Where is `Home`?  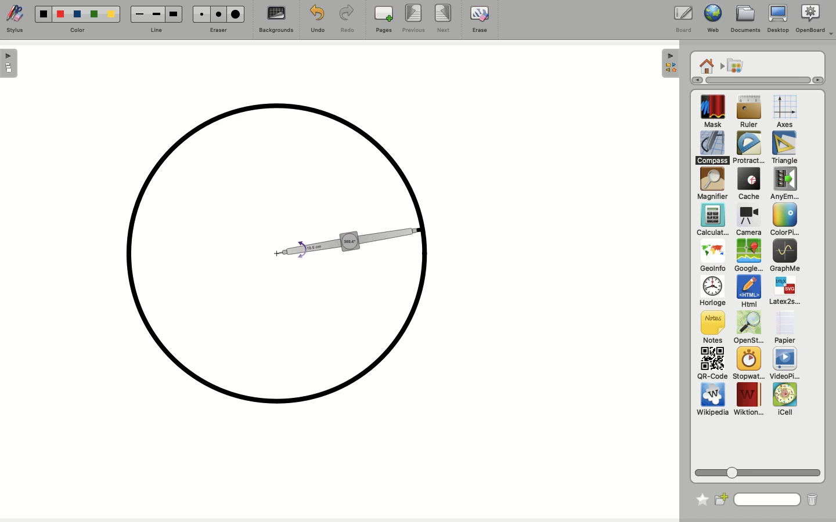
Home is located at coordinates (707, 65).